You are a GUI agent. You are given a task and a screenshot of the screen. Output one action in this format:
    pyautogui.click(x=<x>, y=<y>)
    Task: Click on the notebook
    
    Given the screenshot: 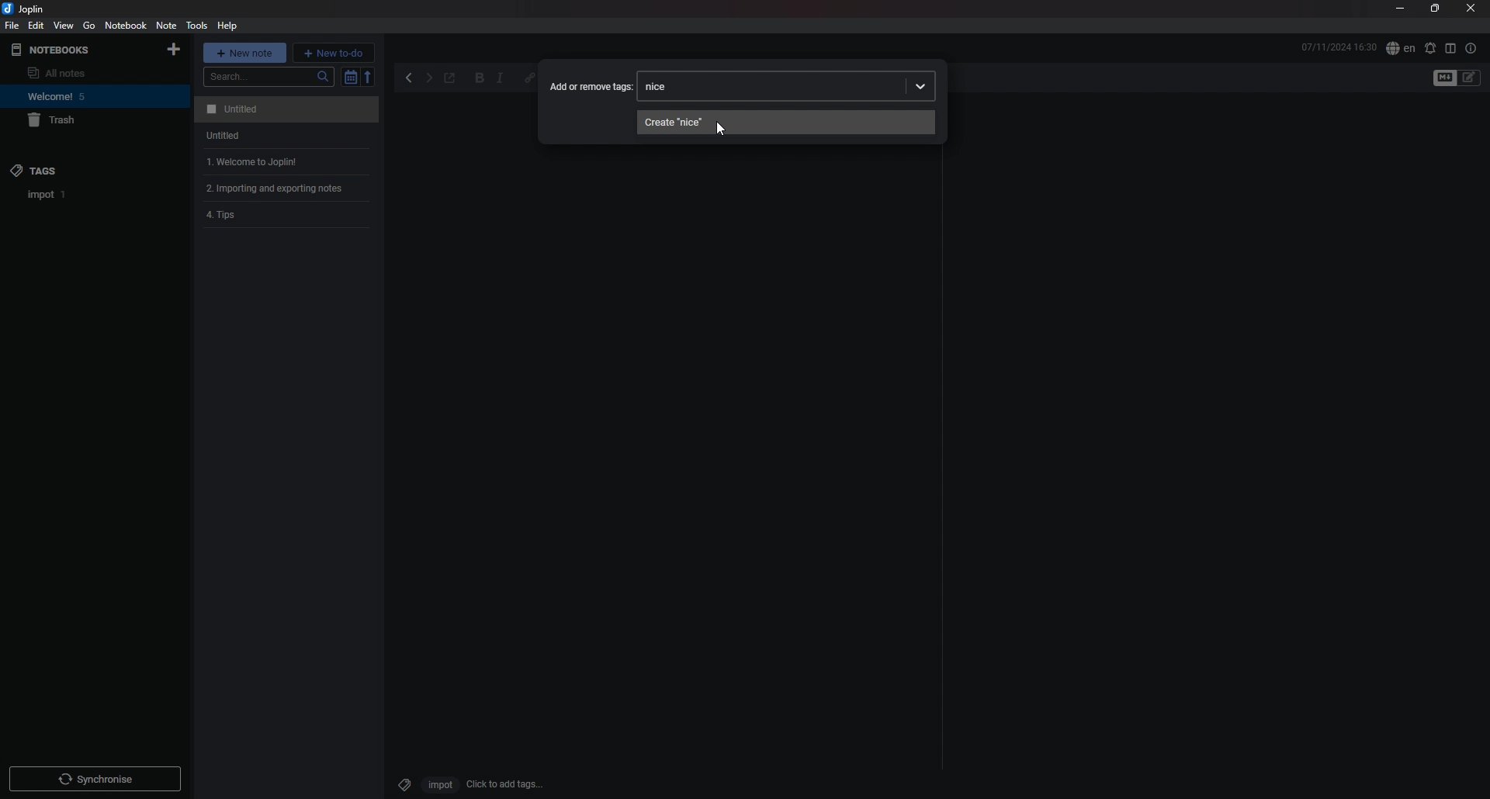 What is the action you would take?
    pyautogui.click(x=126, y=26)
    